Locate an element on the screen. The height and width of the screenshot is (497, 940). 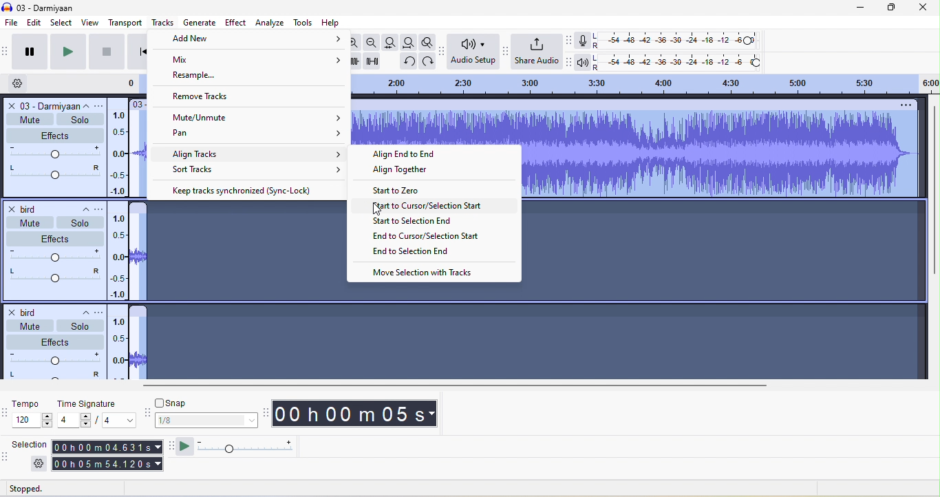
fit project to width is located at coordinates (410, 43).